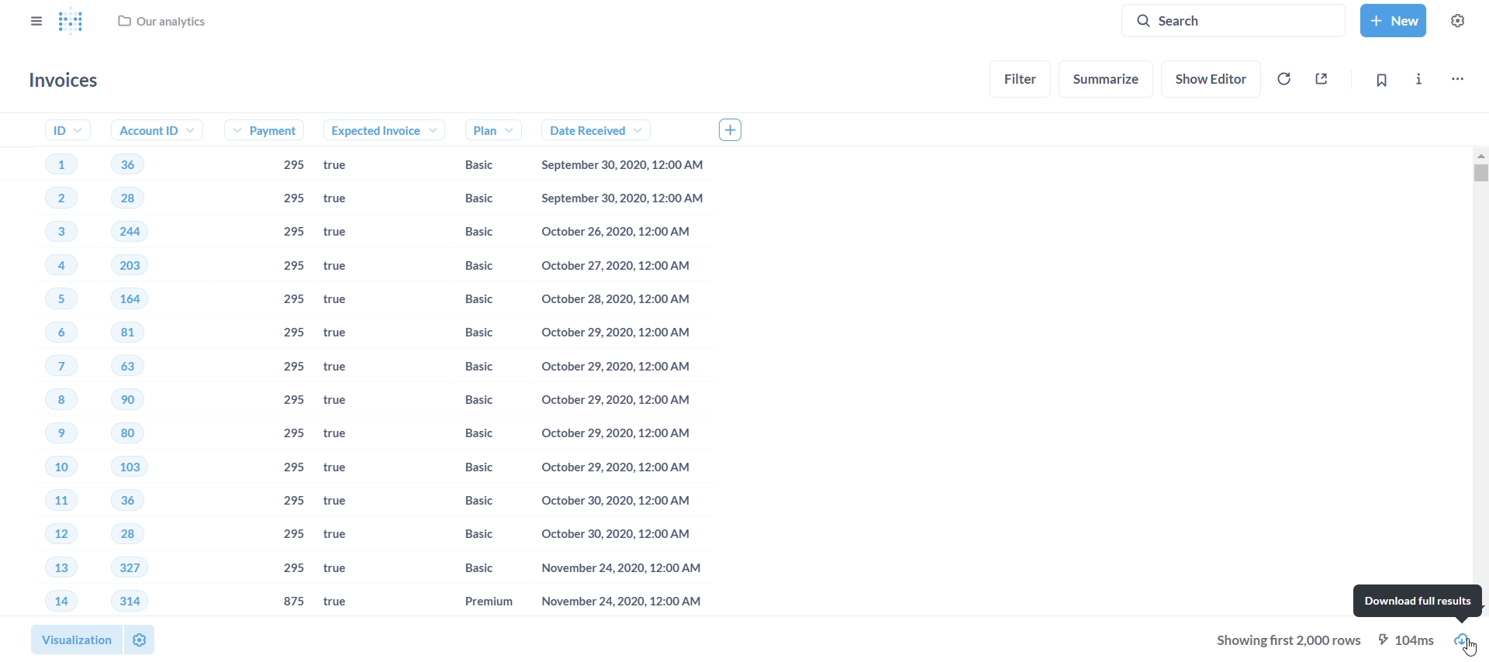 The height and width of the screenshot is (662, 1489). Describe the element at coordinates (292, 501) in the screenshot. I see `295` at that location.